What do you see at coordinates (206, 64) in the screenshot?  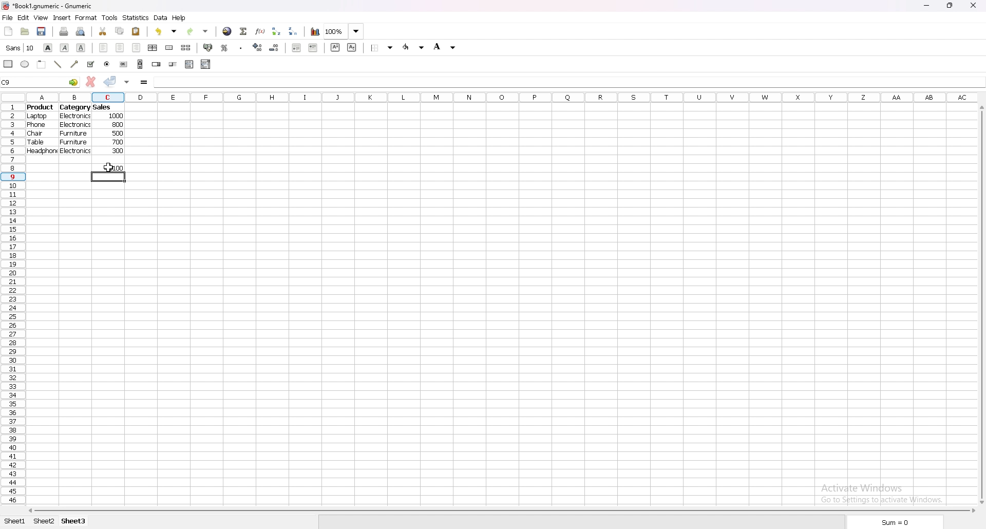 I see `combo box` at bounding box center [206, 64].